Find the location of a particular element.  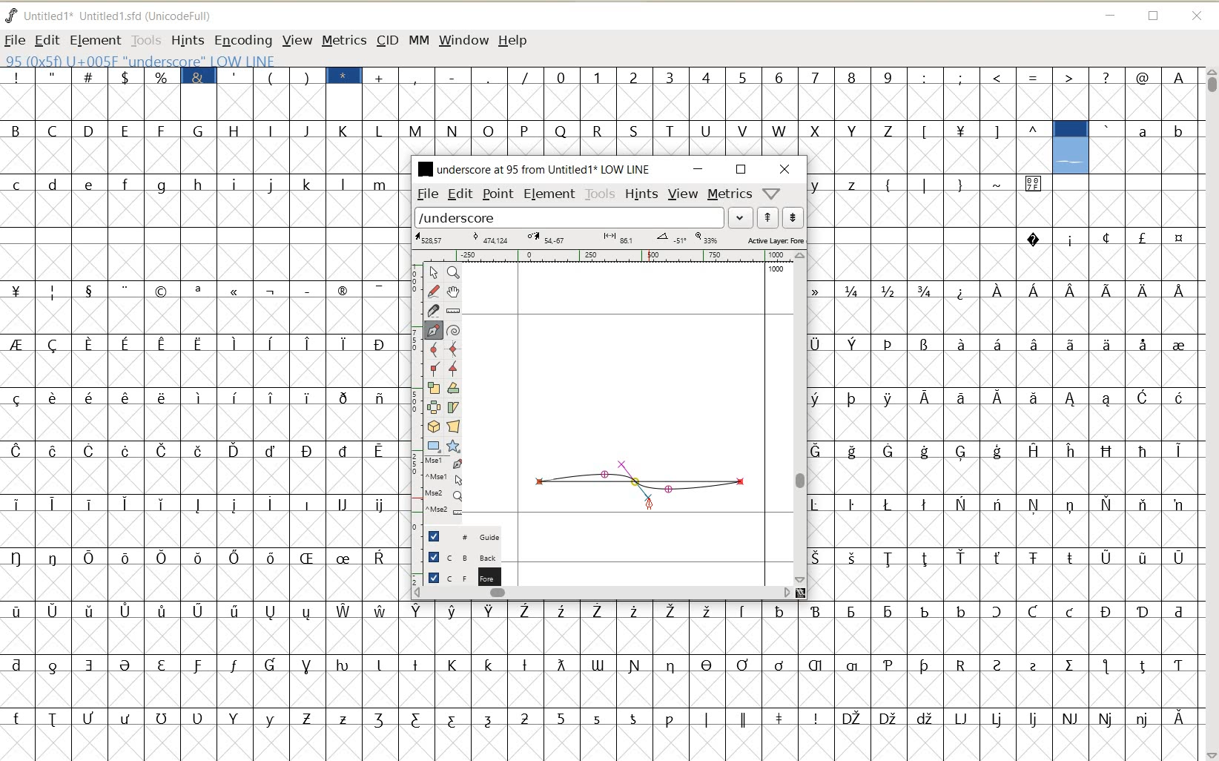

HINTS is located at coordinates (187, 40).